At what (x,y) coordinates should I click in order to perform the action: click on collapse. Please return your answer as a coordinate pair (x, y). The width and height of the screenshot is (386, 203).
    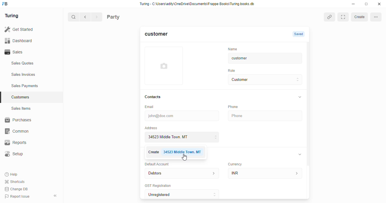
    Looking at the image, I should click on (299, 97).